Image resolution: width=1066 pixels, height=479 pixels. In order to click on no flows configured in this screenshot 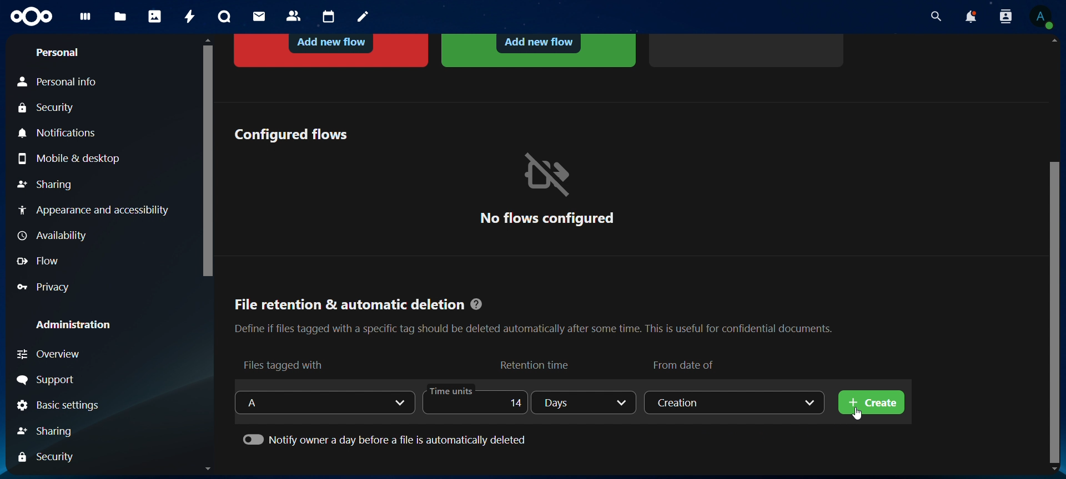, I will do `click(547, 188)`.